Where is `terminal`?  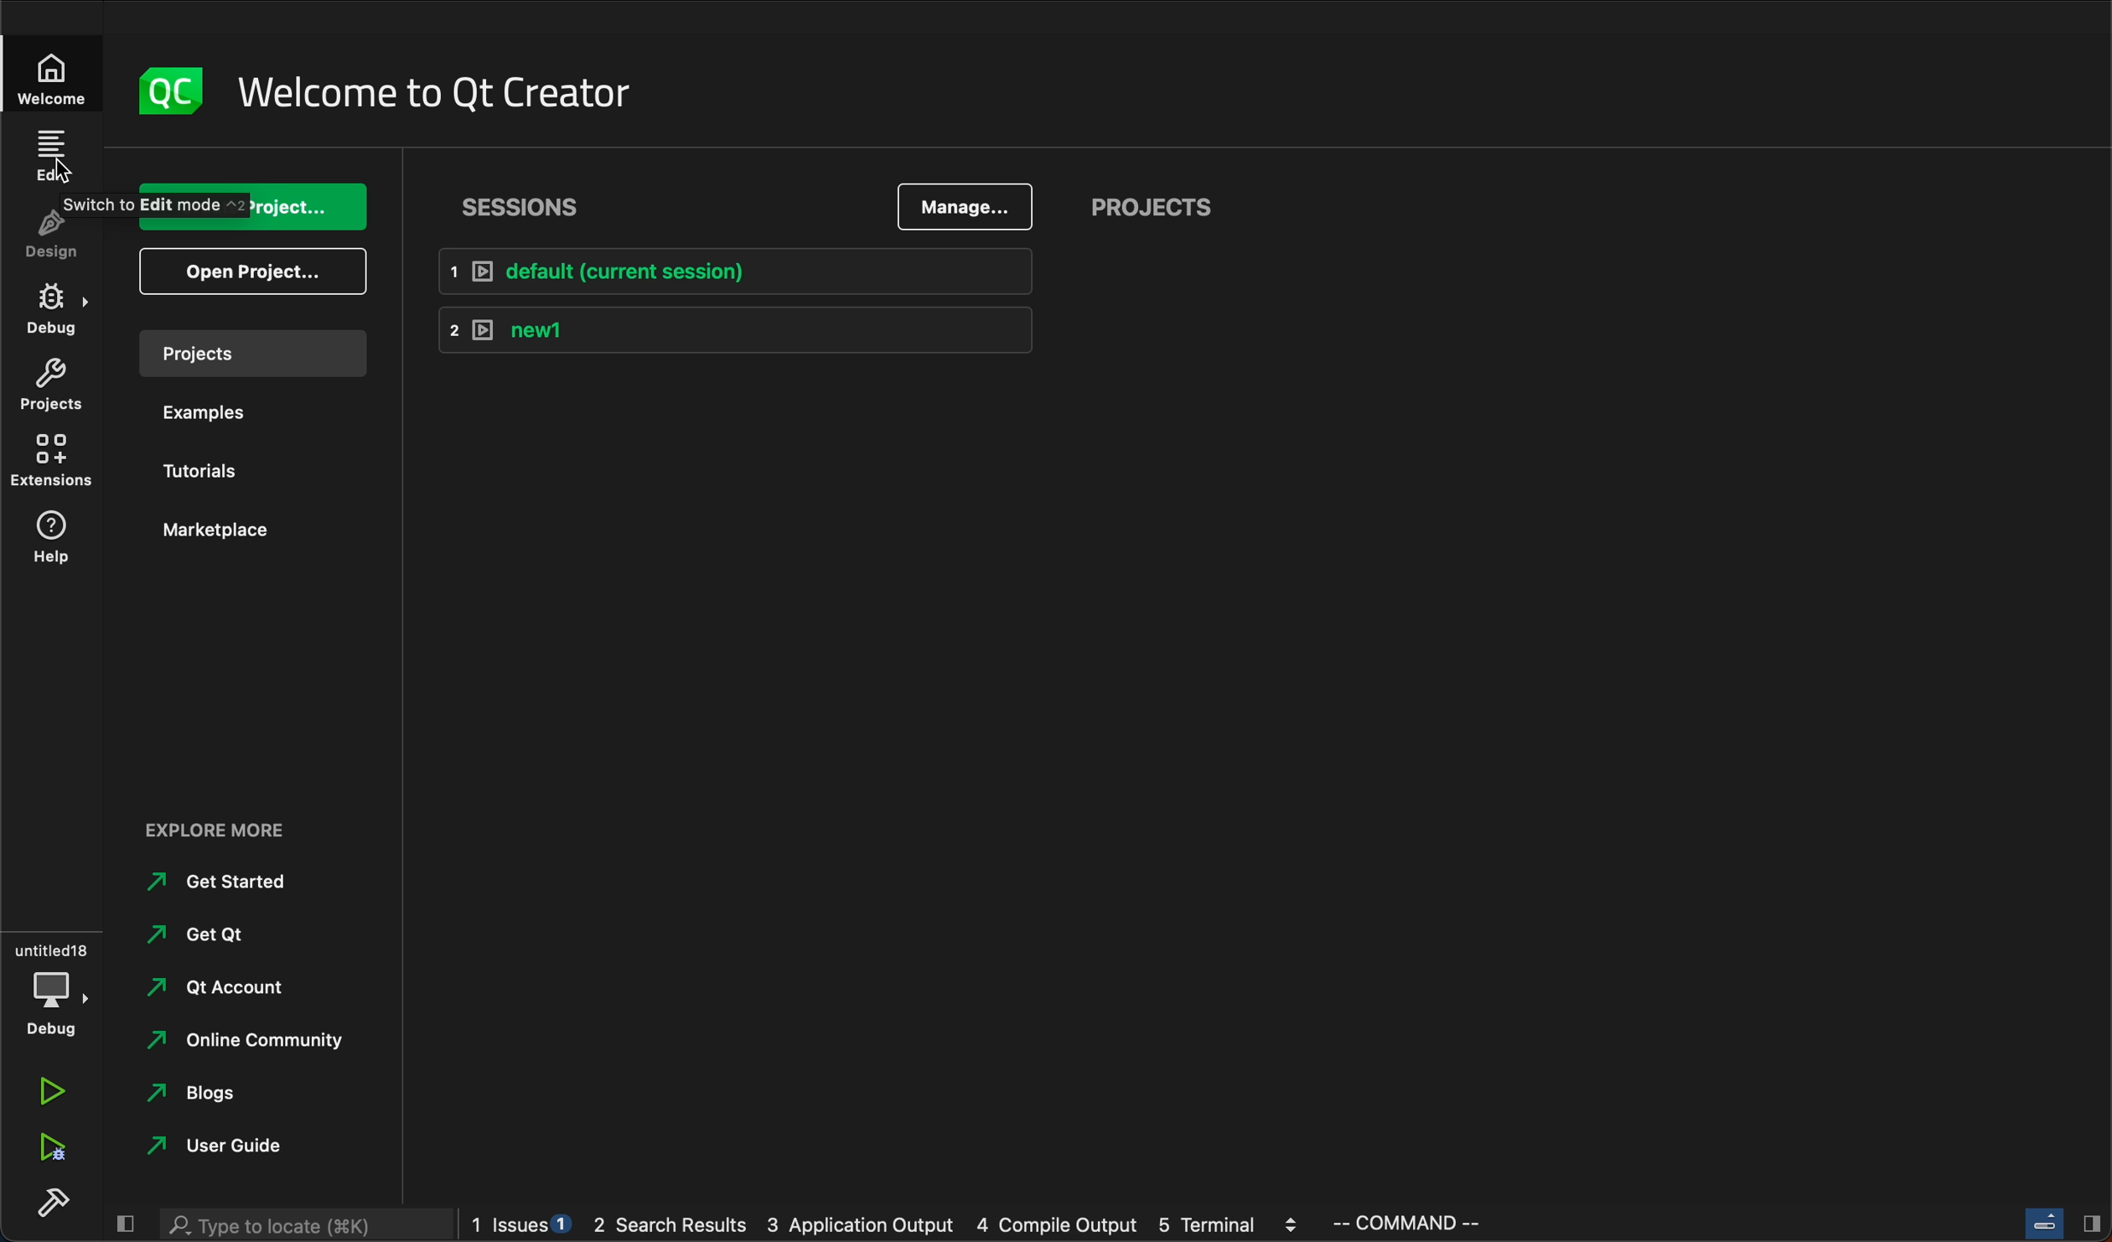 terminal is located at coordinates (1230, 1225).